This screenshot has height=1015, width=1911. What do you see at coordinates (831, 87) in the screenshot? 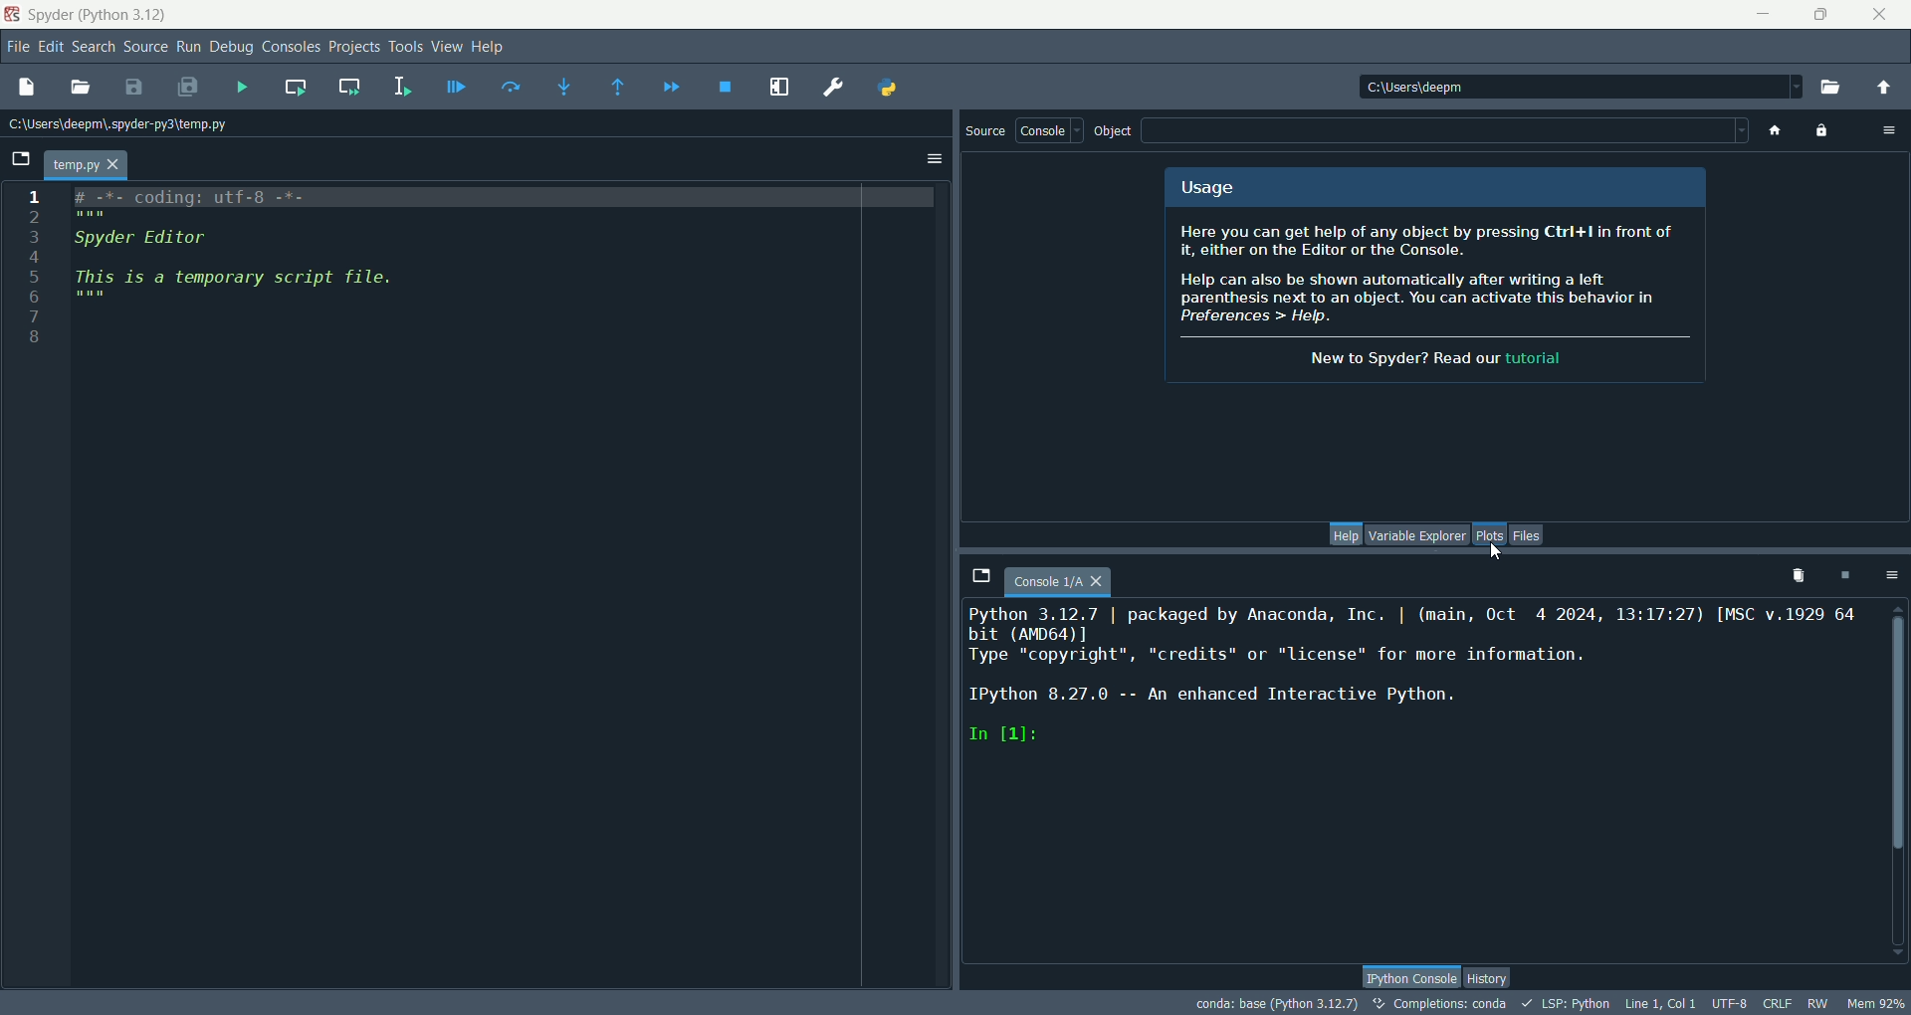
I see `preferences` at bounding box center [831, 87].